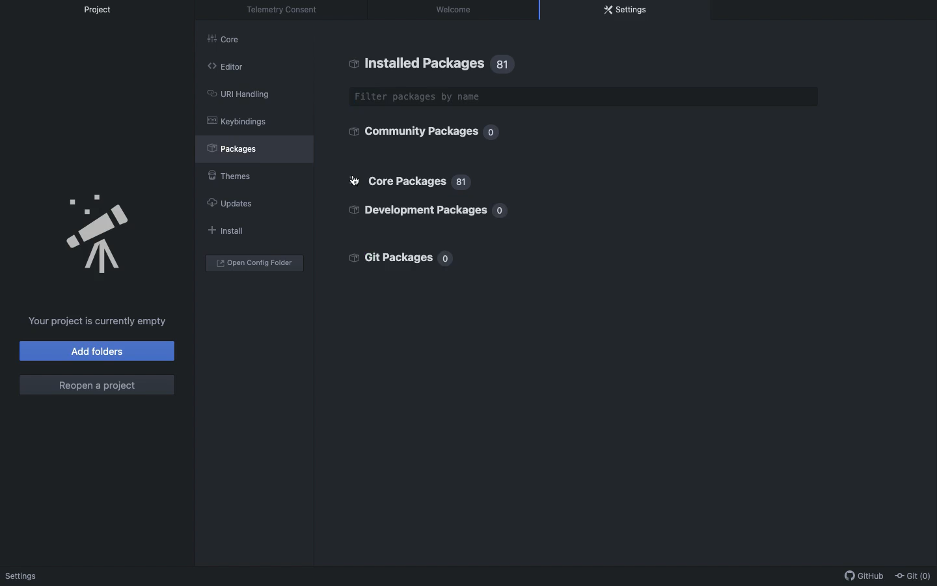  I want to click on Packages, so click(239, 148).